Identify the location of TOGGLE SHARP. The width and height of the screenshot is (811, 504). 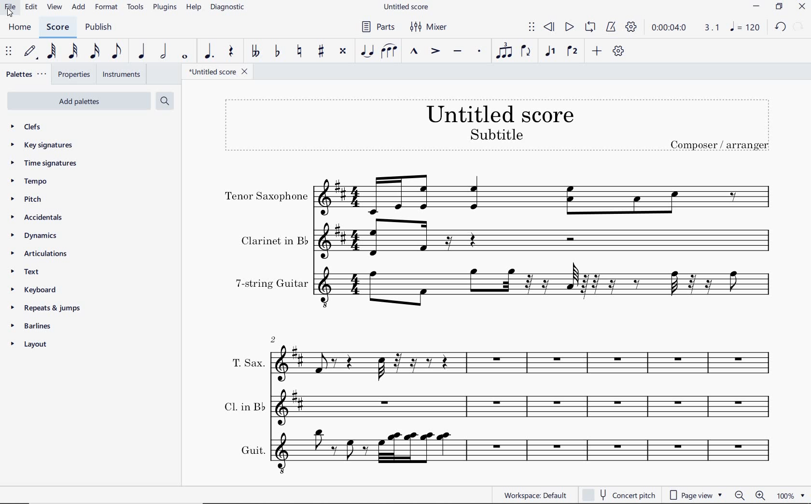
(322, 52).